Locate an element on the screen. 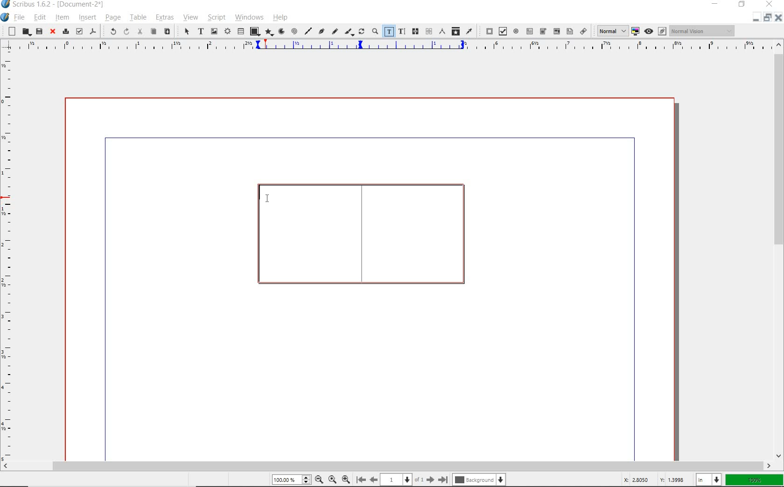 Image resolution: width=784 pixels, height=487 pixels. zoom out is located at coordinates (319, 479).